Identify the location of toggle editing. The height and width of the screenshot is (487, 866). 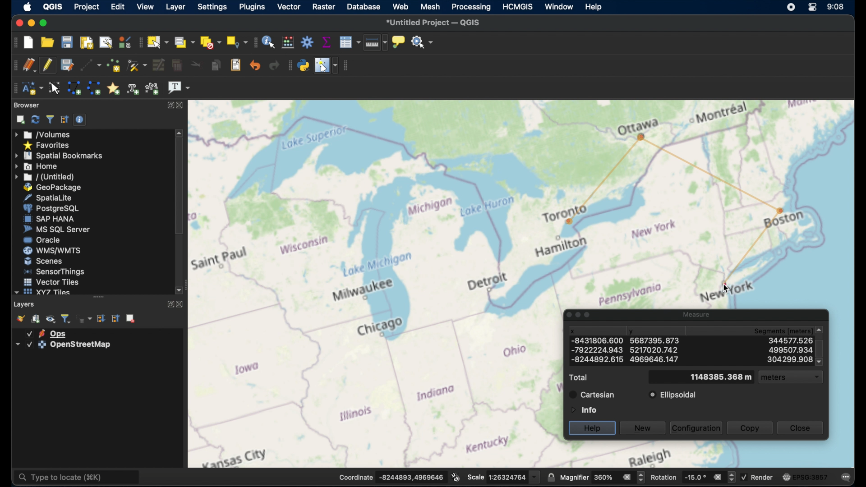
(48, 65).